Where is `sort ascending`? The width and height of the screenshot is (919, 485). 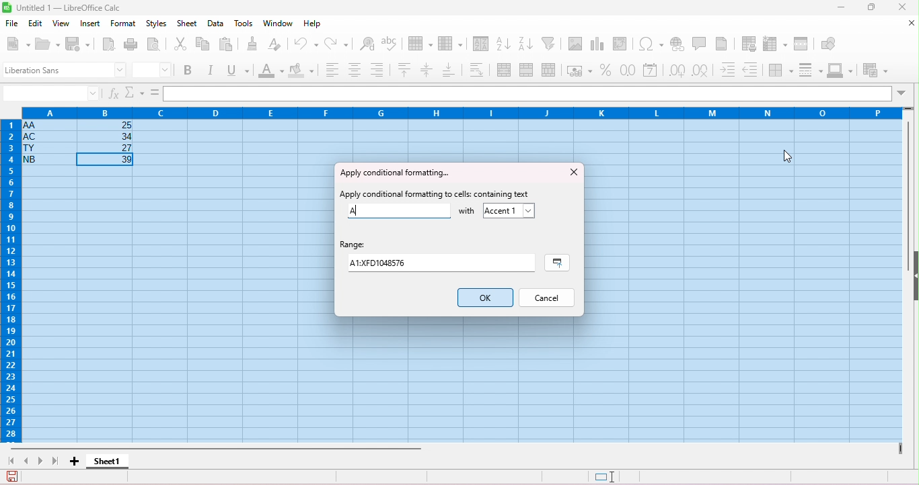
sort ascending is located at coordinates (504, 42).